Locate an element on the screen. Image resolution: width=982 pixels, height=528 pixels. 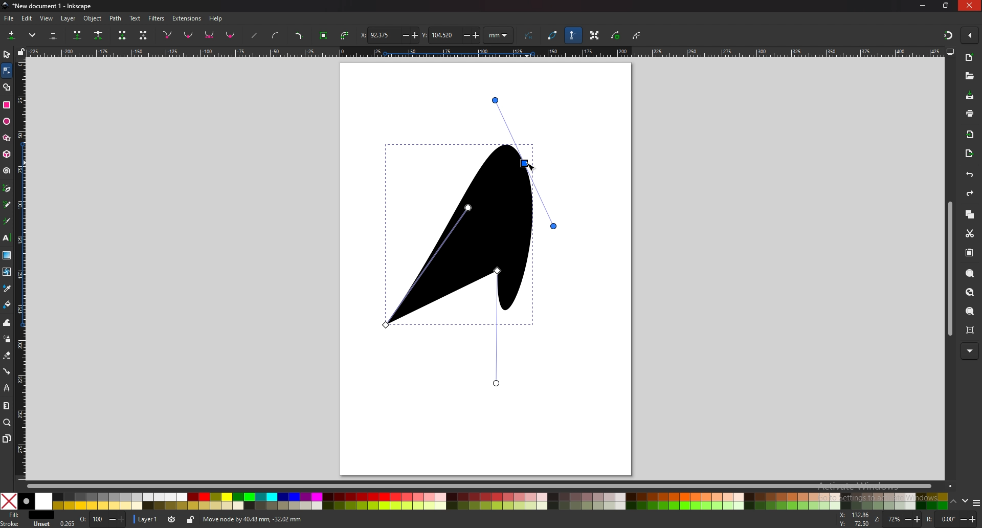
straighten lines is located at coordinates (255, 35).